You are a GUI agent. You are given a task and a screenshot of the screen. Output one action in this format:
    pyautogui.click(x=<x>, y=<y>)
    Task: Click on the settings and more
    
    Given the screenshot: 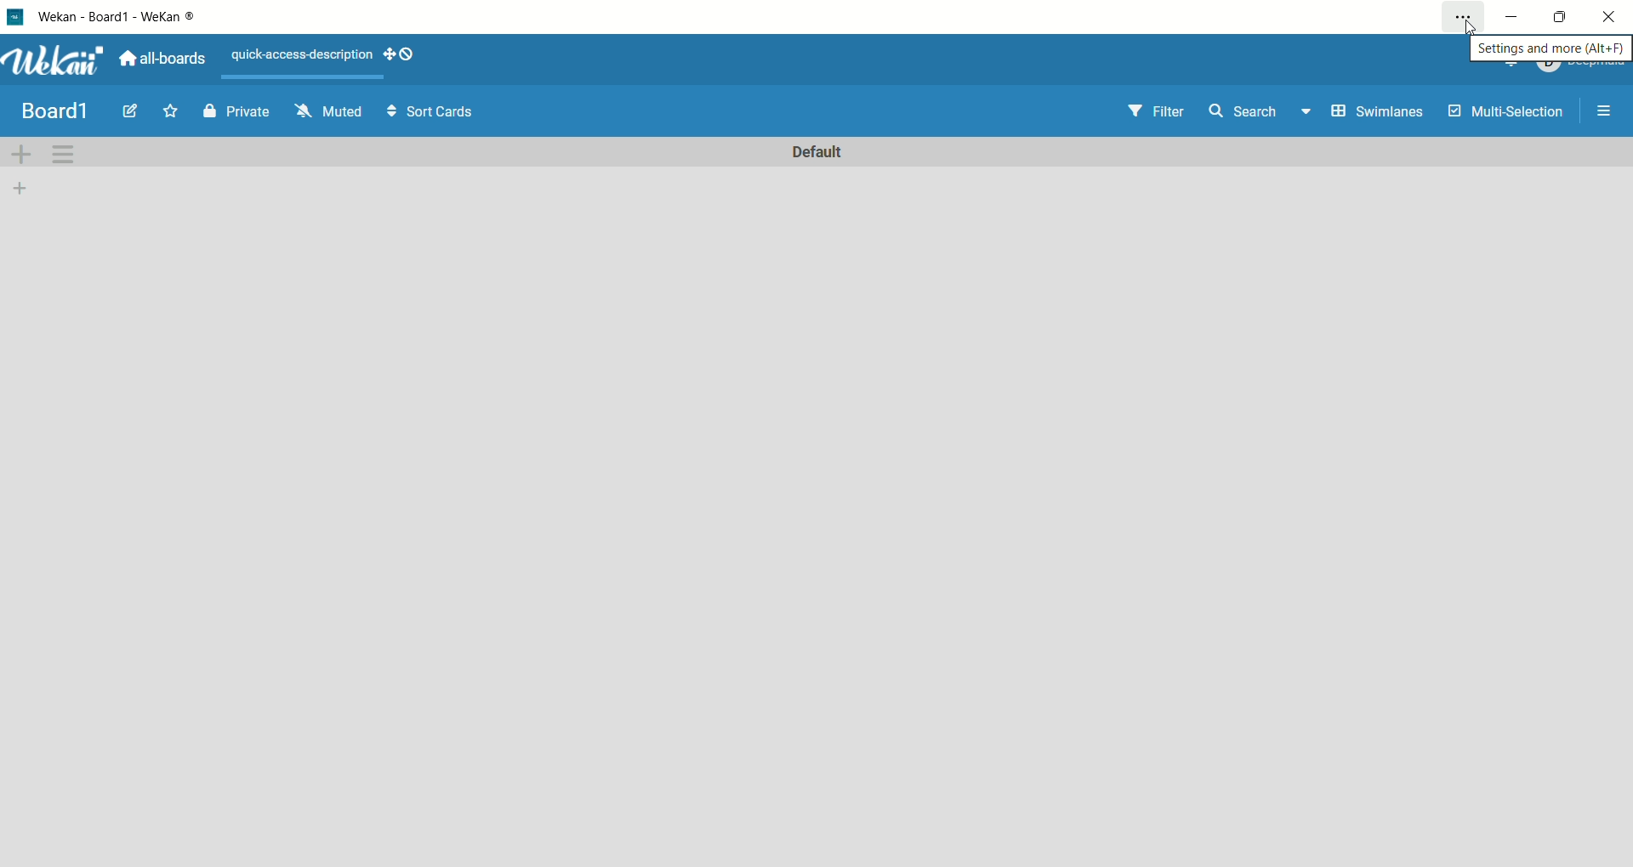 What is the action you would take?
    pyautogui.click(x=1550, y=49)
    